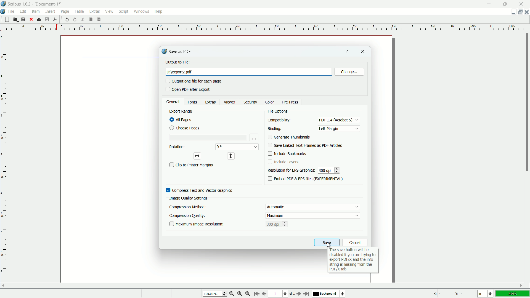 The width and height of the screenshot is (530, 298). Describe the element at coordinates (256, 147) in the screenshot. I see `dropdown` at that location.